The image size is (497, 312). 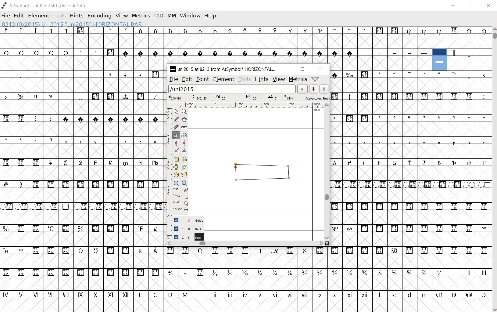 I want to click on VIEW, so click(x=122, y=16).